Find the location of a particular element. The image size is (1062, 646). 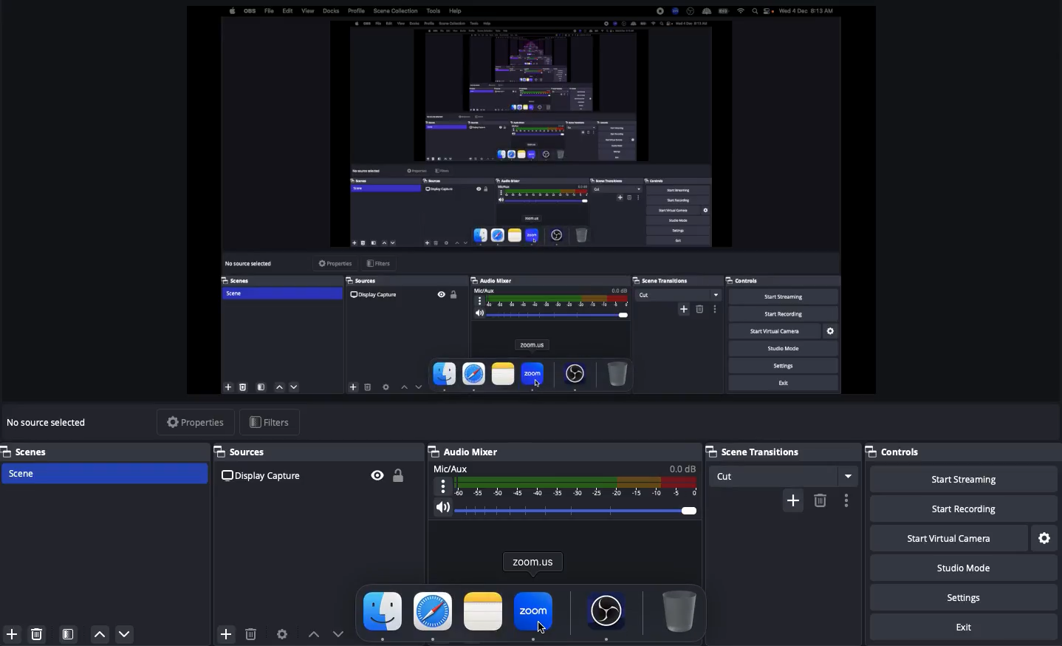

Source preferences is located at coordinates (284, 633).